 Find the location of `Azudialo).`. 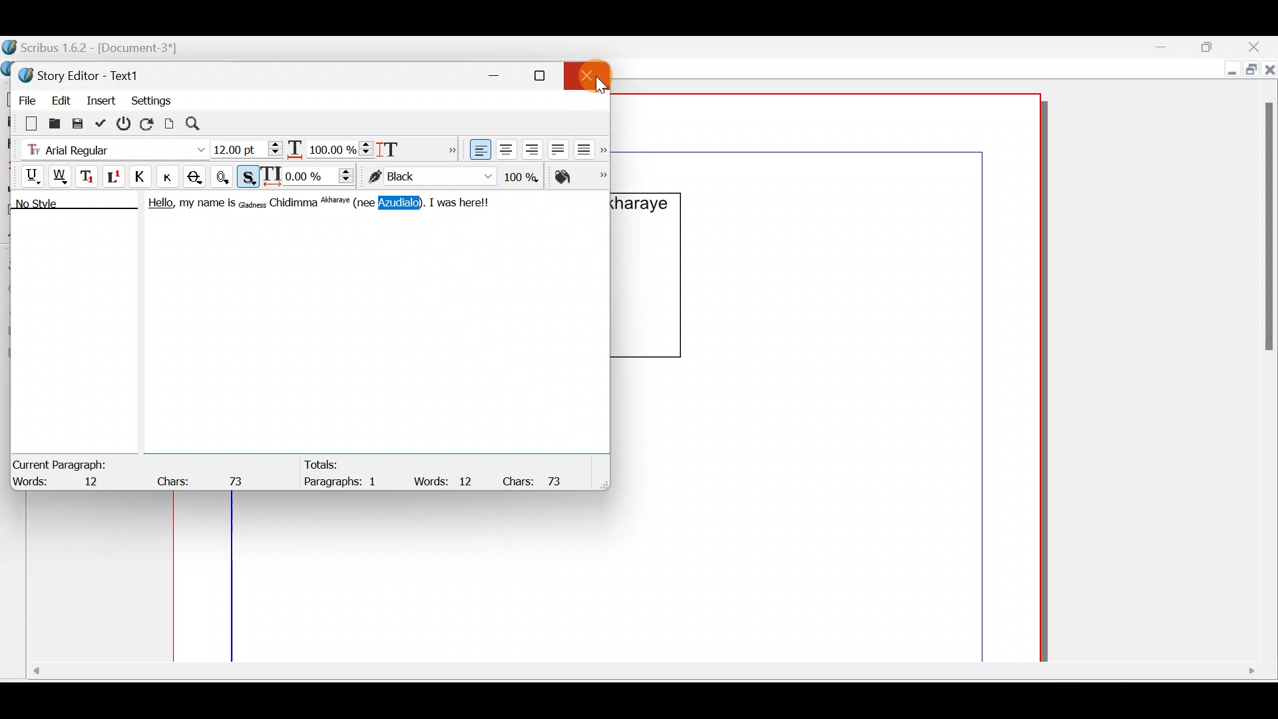

Azudialo). is located at coordinates (404, 203).